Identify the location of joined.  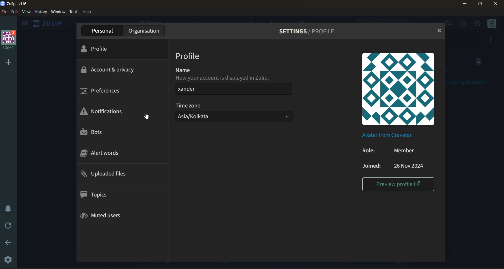
(395, 167).